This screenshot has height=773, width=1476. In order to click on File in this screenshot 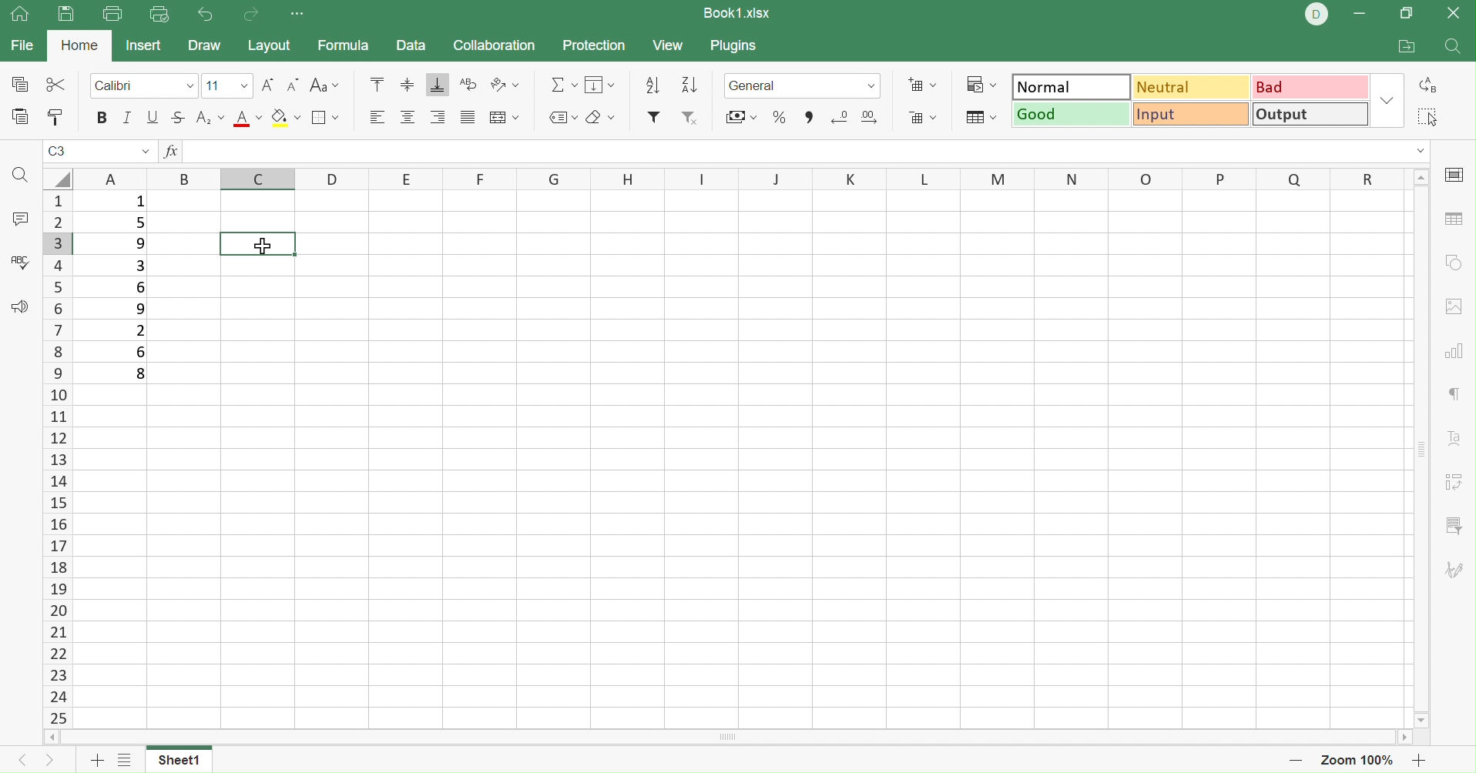, I will do `click(22, 45)`.